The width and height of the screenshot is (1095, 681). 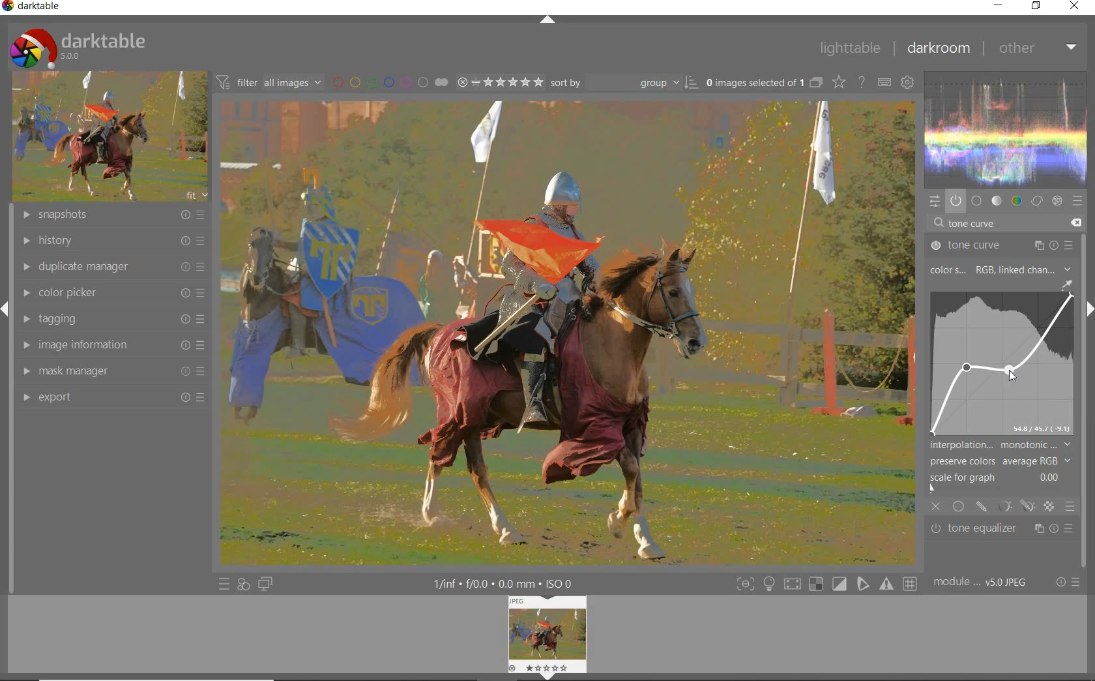 What do you see at coordinates (1037, 48) in the screenshot?
I see `other` at bounding box center [1037, 48].